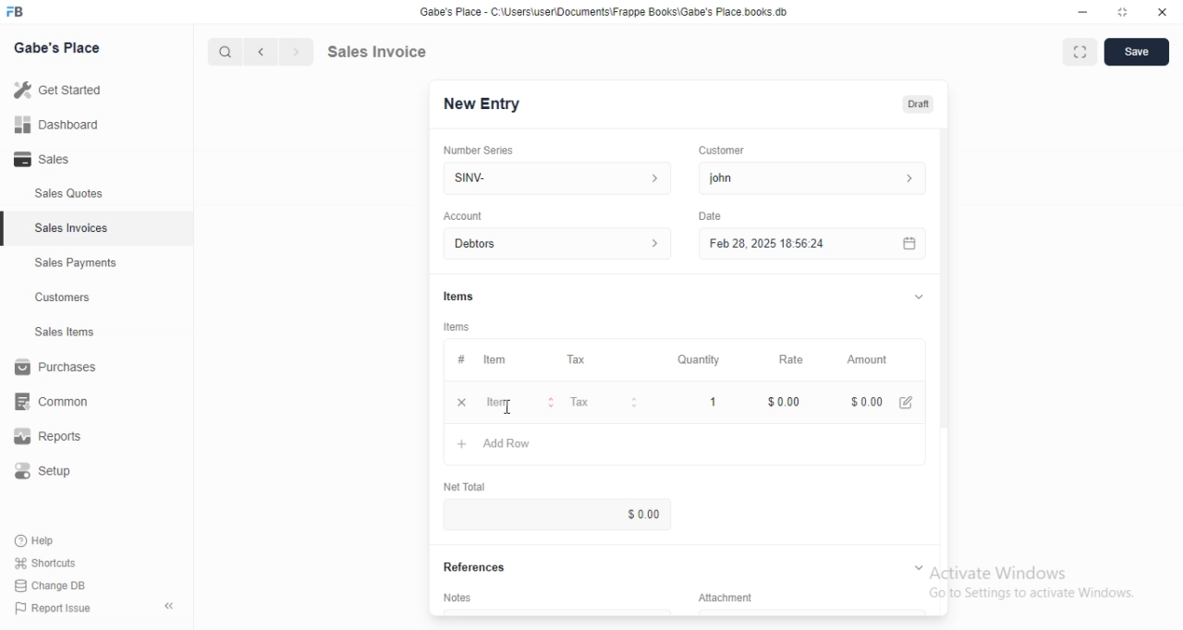 The width and height of the screenshot is (1183, 630). Describe the element at coordinates (864, 403) in the screenshot. I see `$0.00` at that location.